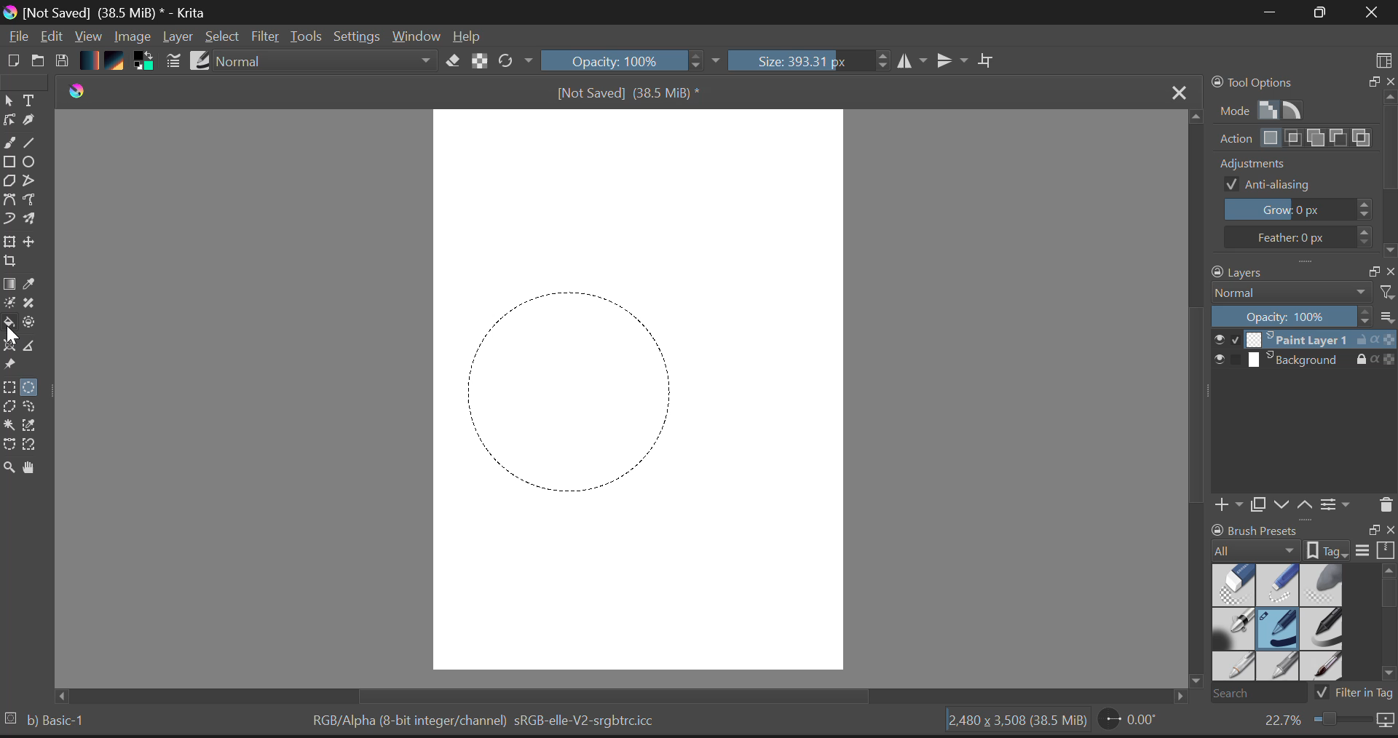  I want to click on Document Dimensions, so click(1014, 722).